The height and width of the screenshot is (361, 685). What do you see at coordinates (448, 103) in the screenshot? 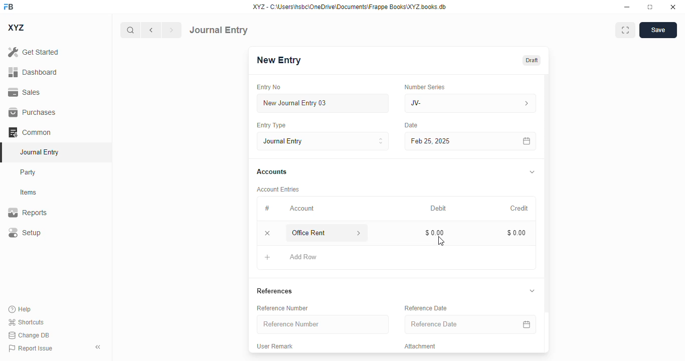
I see `JV-` at bounding box center [448, 103].